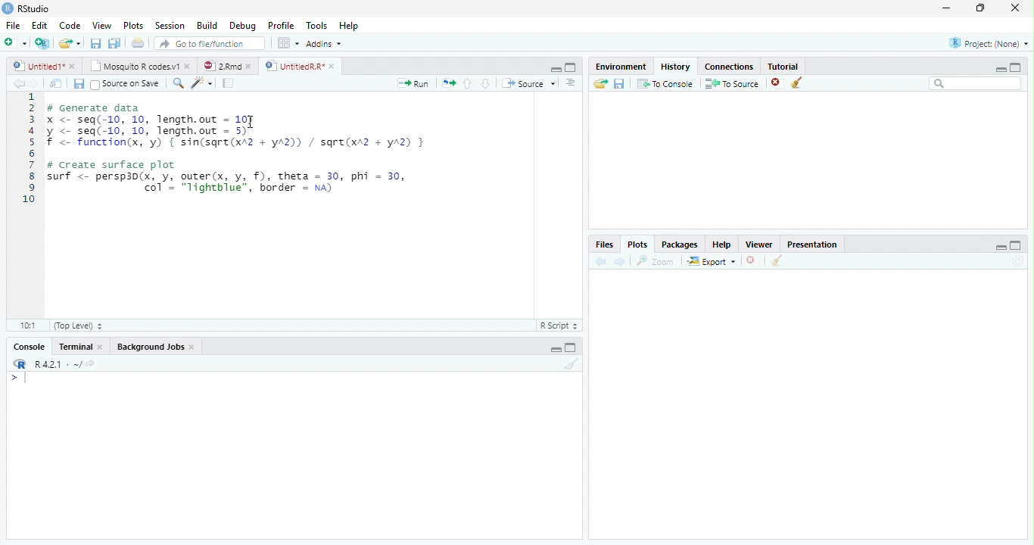 The height and width of the screenshot is (545, 1034). What do you see at coordinates (169, 26) in the screenshot?
I see `Session` at bounding box center [169, 26].